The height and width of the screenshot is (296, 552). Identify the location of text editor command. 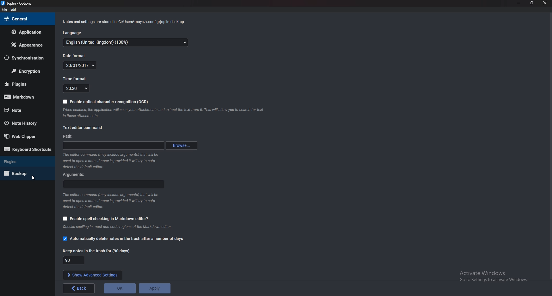
(84, 127).